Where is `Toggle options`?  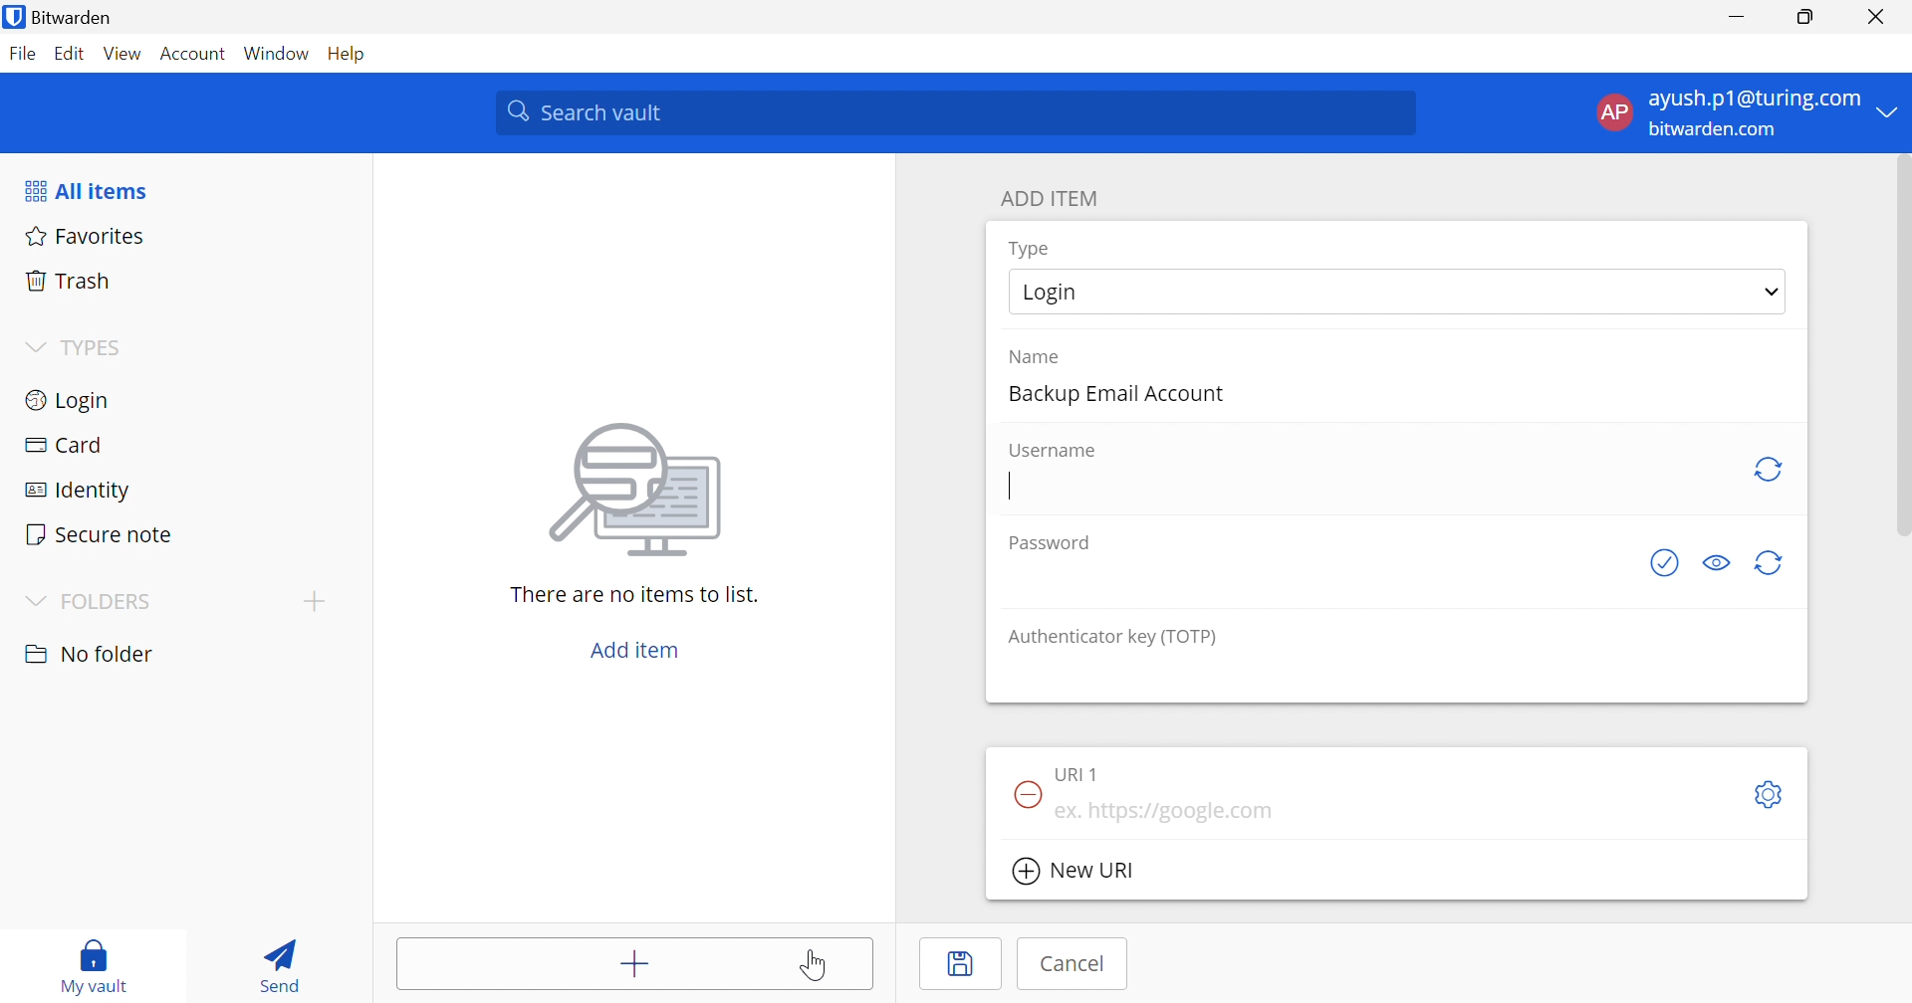 Toggle options is located at coordinates (1772, 796).